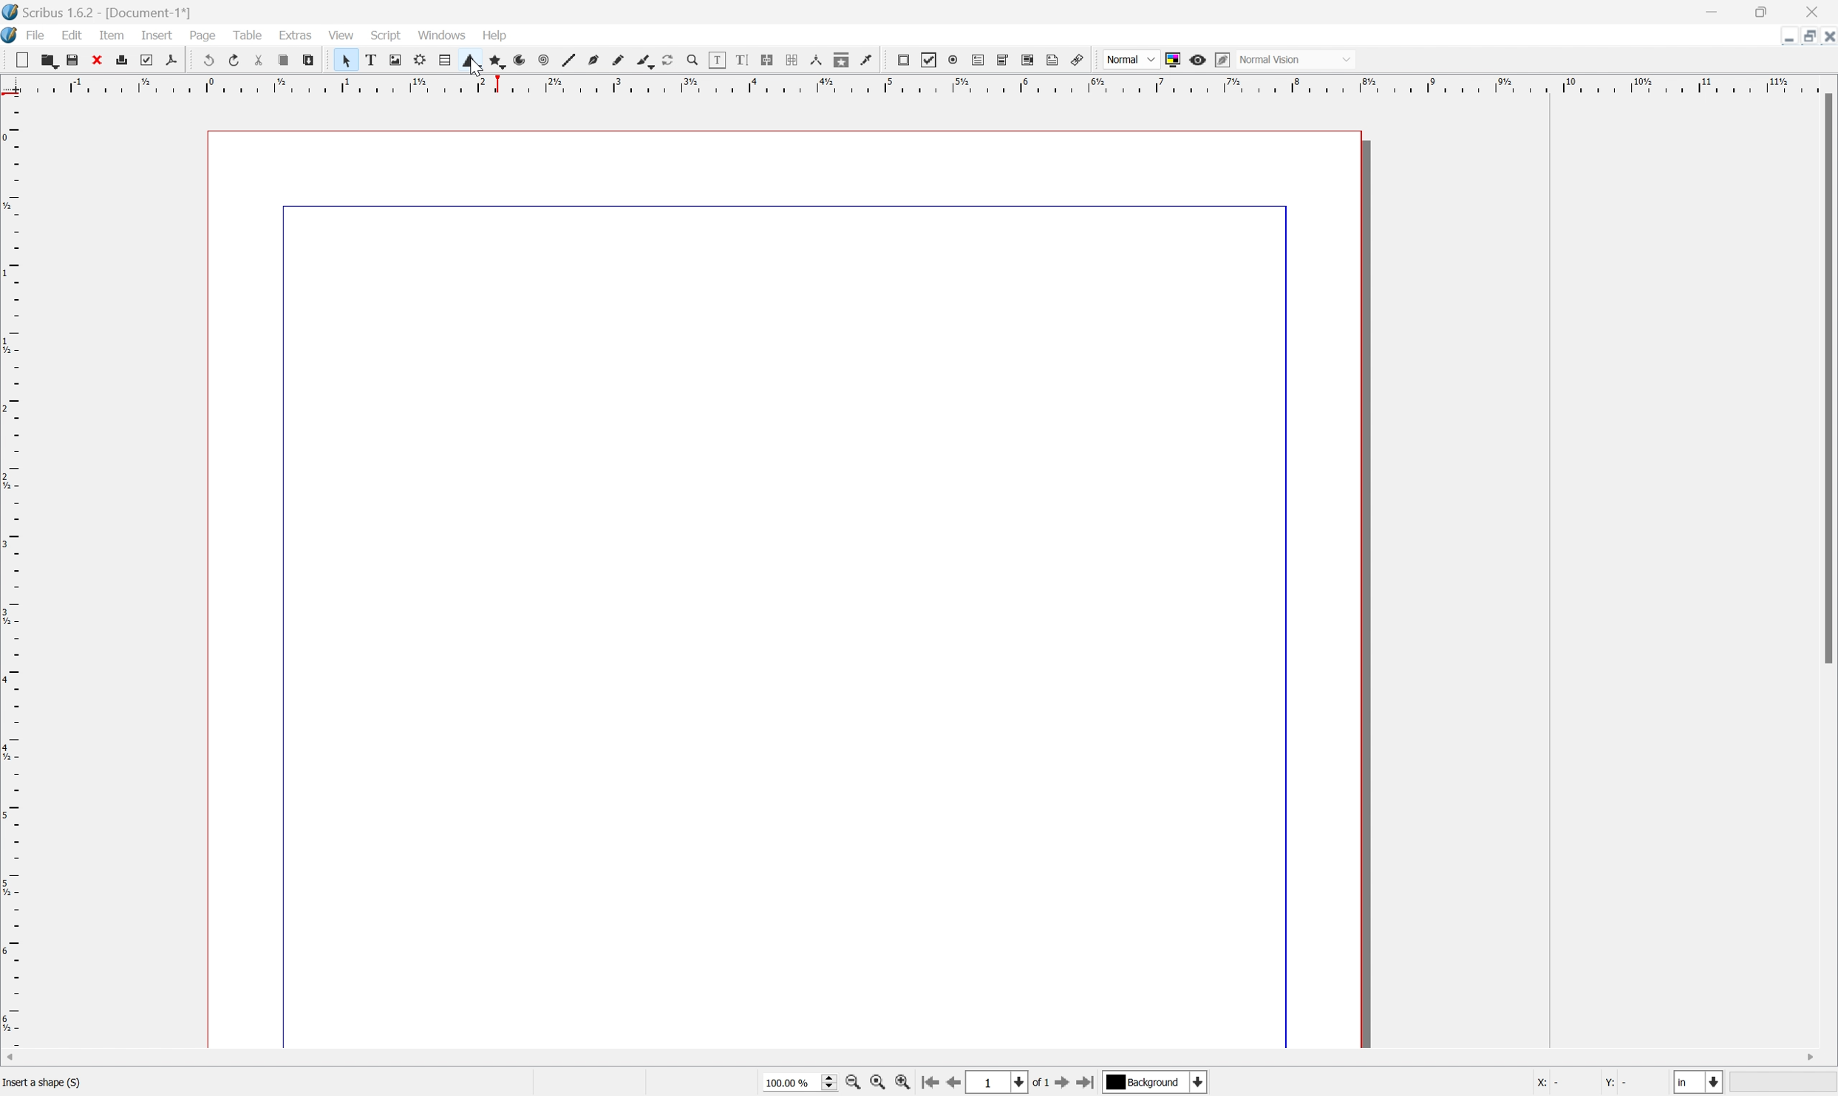  I want to click on Save as PDF, so click(171, 62).